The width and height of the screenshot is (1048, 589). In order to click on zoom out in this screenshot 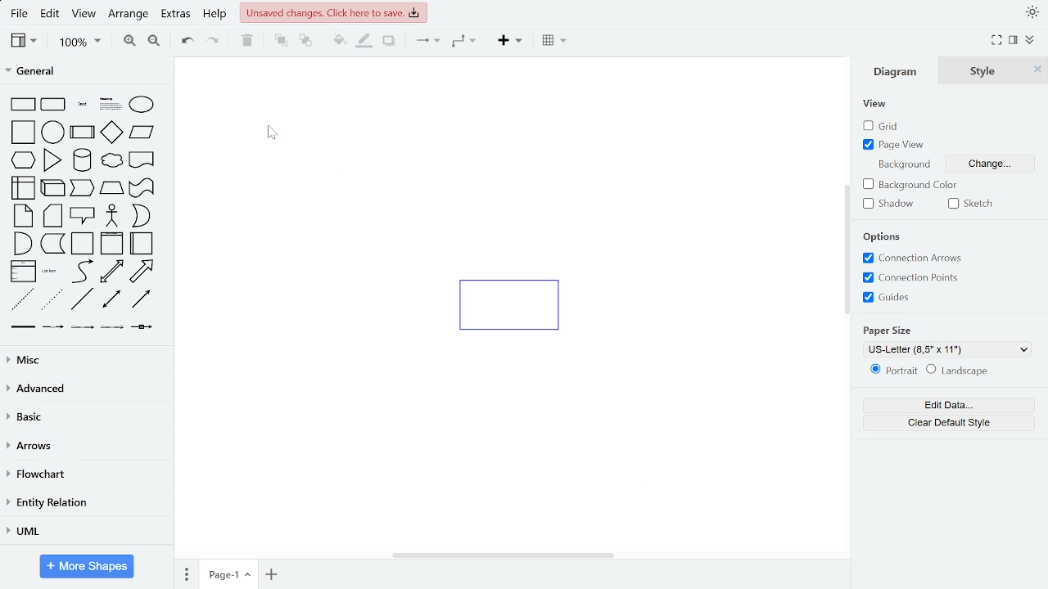, I will do `click(156, 43)`.